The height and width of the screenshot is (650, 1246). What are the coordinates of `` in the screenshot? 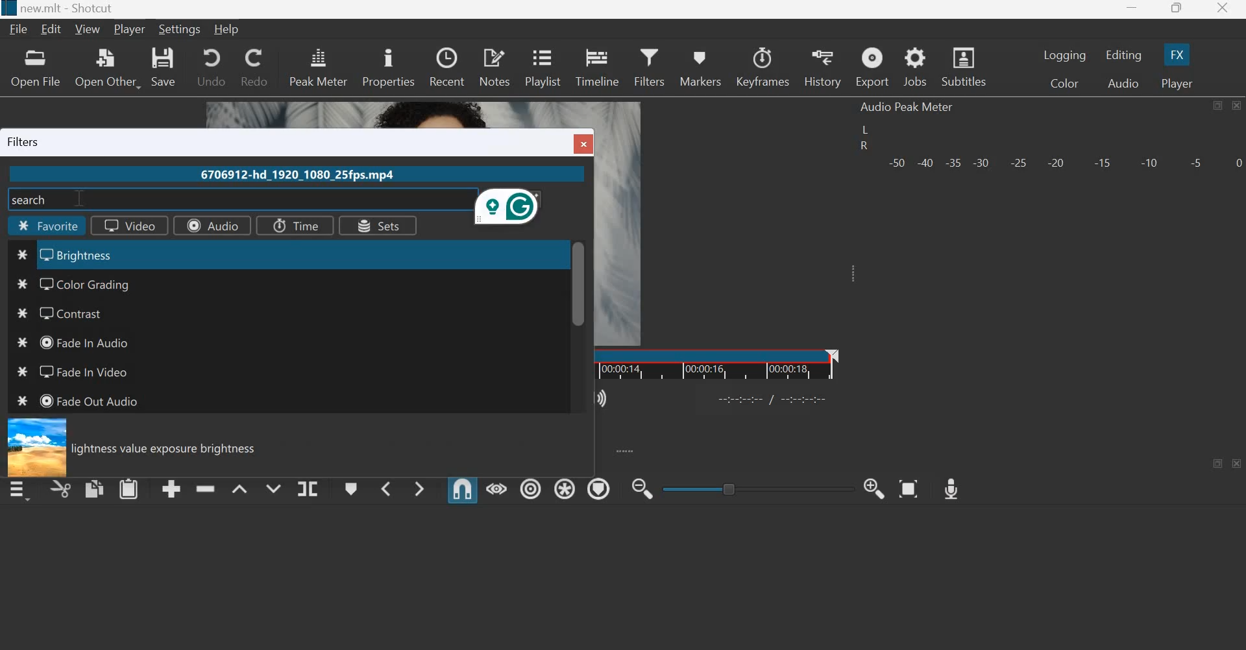 It's located at (23, 283).